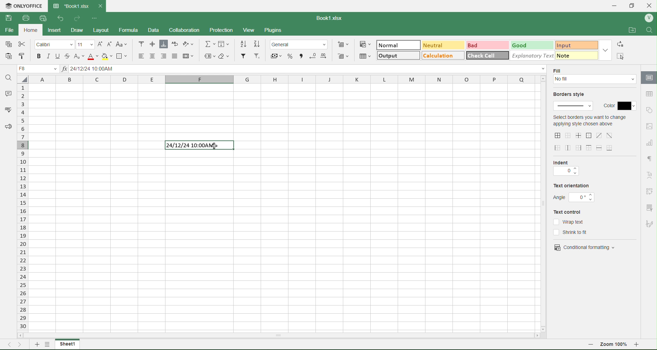 This screenshot has width=657, height=350. What do you see at coordinates (21, 56) in the screenshot?
I see `Copy Style` at bounding box center [21, 56].